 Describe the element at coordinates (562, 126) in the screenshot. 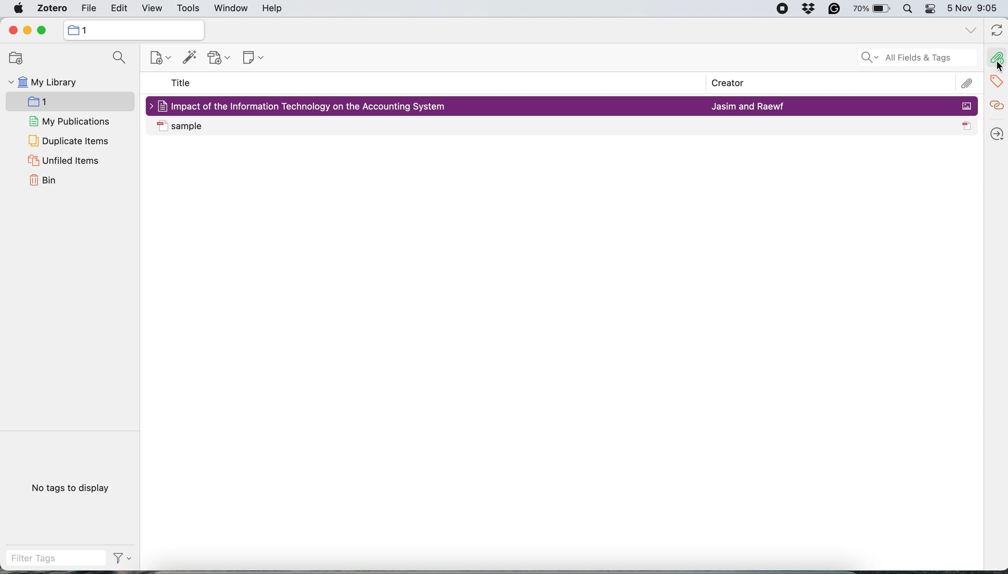

I see `sample` at that location.